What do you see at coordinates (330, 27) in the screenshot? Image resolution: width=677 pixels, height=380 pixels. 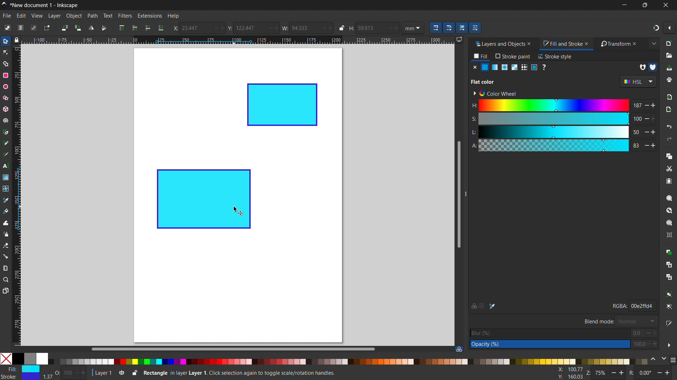 I see `Add/ increase` at bounding box center [330, 27].